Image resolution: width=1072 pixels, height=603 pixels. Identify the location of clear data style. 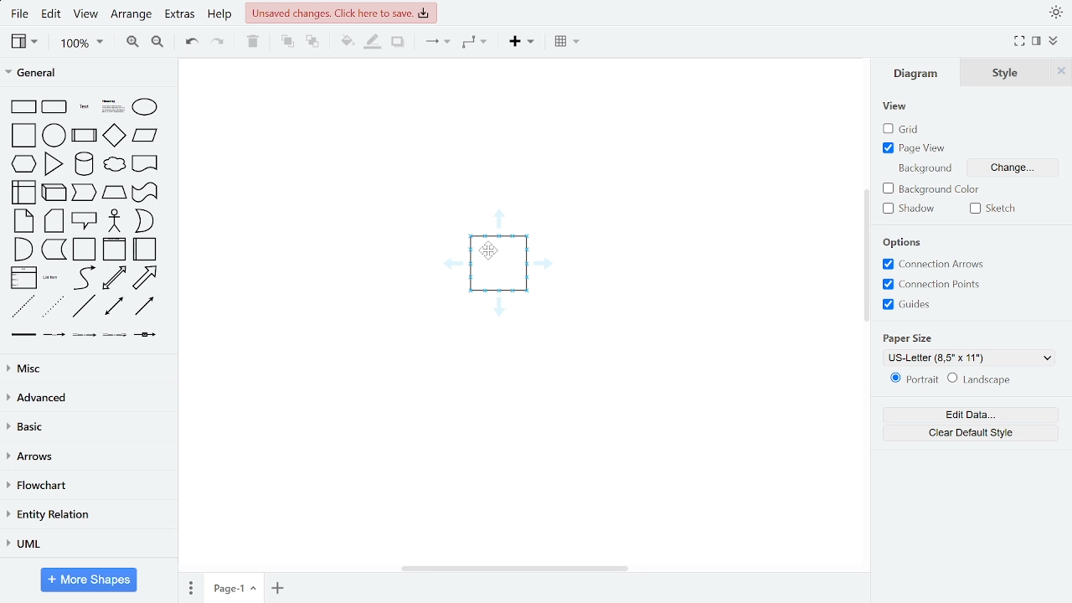
(961, 432).